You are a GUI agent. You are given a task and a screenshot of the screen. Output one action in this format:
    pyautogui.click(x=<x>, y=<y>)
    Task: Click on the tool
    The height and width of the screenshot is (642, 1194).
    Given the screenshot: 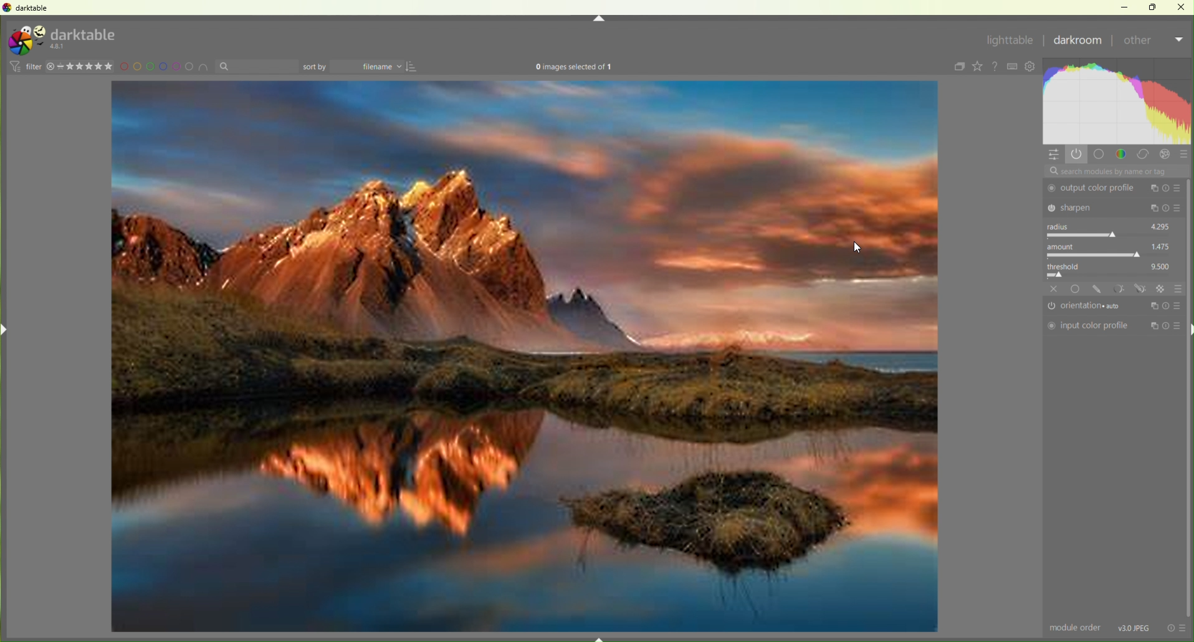 What is the action you would take?
    pyautogui.click(x=1141, y=289)
    